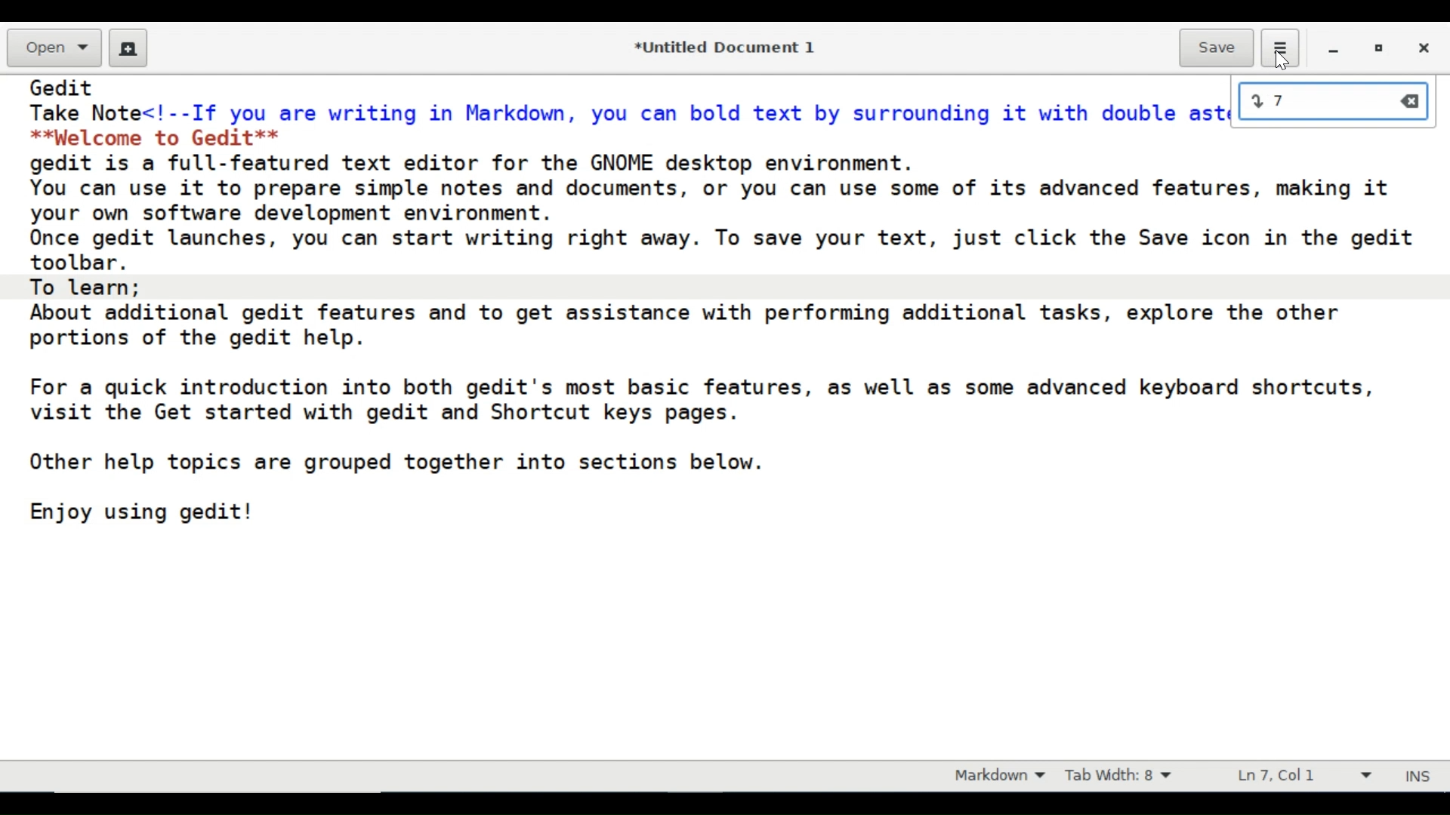  I want to click on Other help topics are grouped together into sections below., so click(396, 463).